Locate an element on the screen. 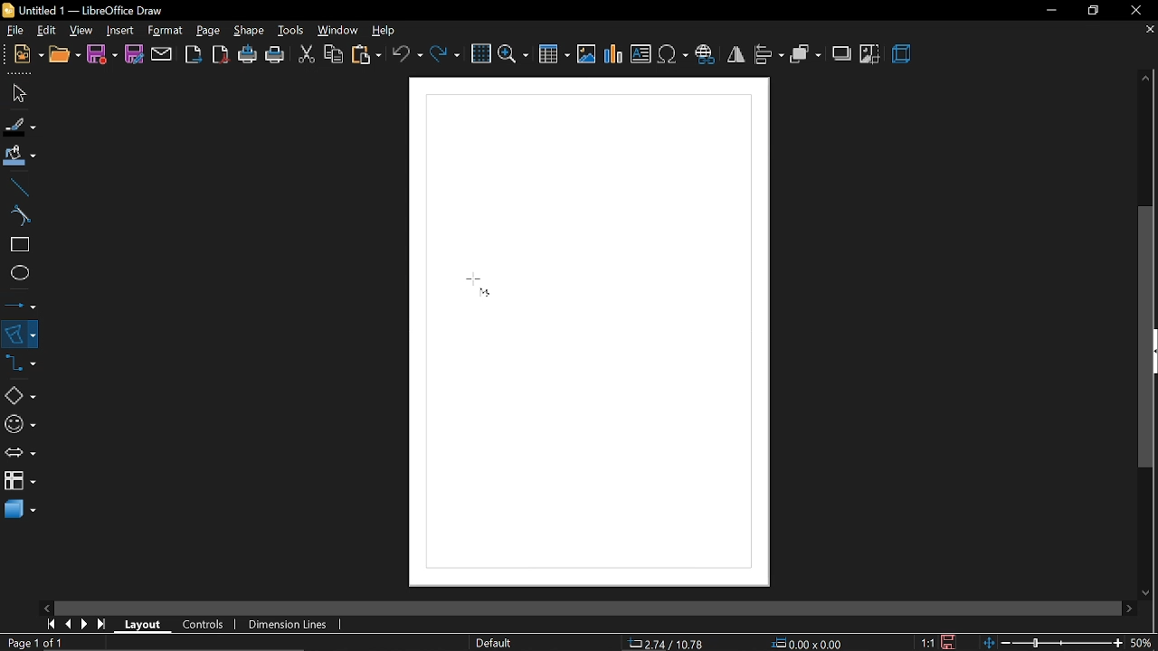 The height and width of the screenshot is (651, 1158). insert hyperlink is located at coordinates (707, 52).